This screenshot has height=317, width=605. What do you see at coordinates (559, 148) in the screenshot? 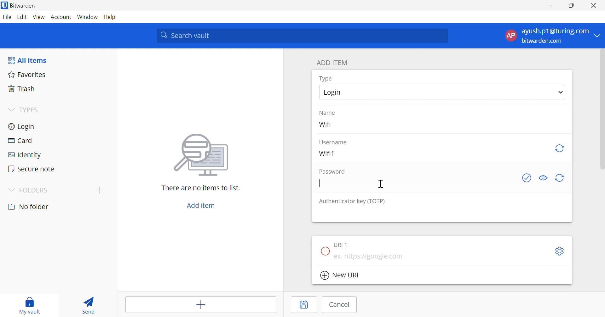
I see `Regenerate username` at bounding box center [559, 148].